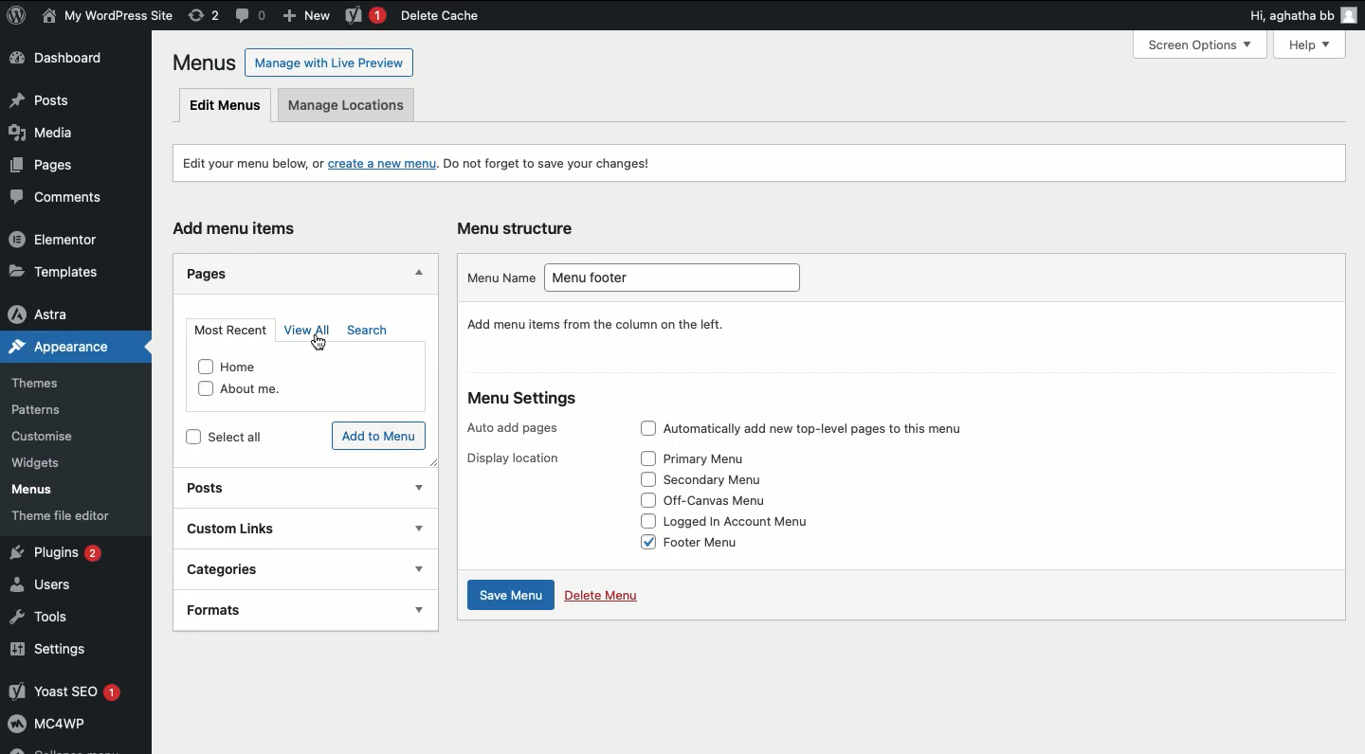  I want to click on About me., so click(264, 390).